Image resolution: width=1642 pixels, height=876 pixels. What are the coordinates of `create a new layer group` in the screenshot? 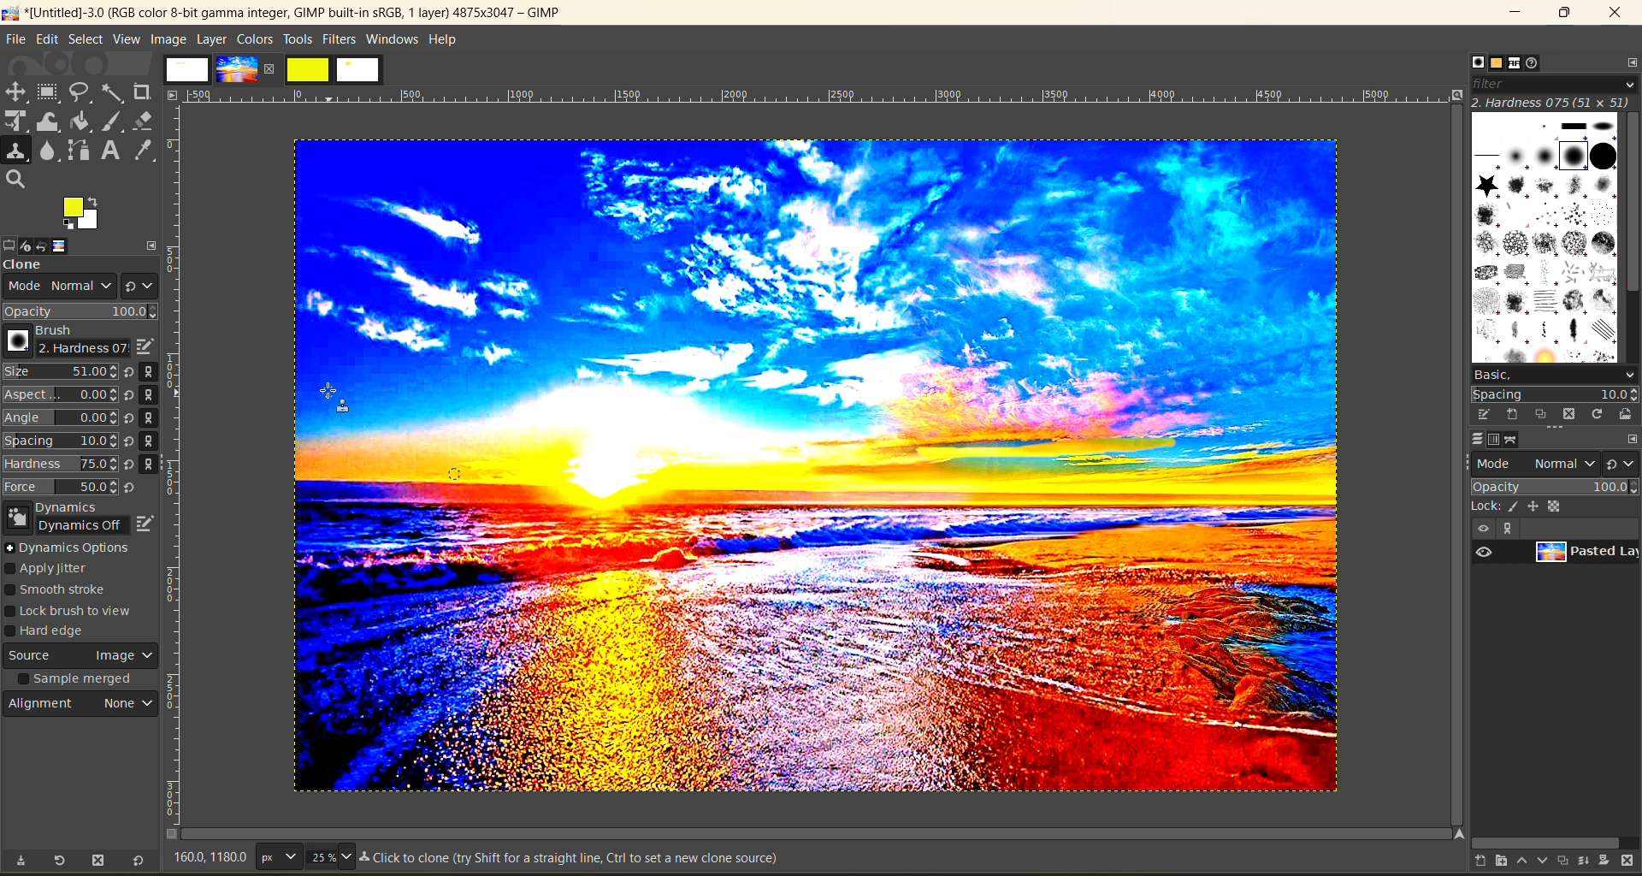 It's located at (1492, 861).